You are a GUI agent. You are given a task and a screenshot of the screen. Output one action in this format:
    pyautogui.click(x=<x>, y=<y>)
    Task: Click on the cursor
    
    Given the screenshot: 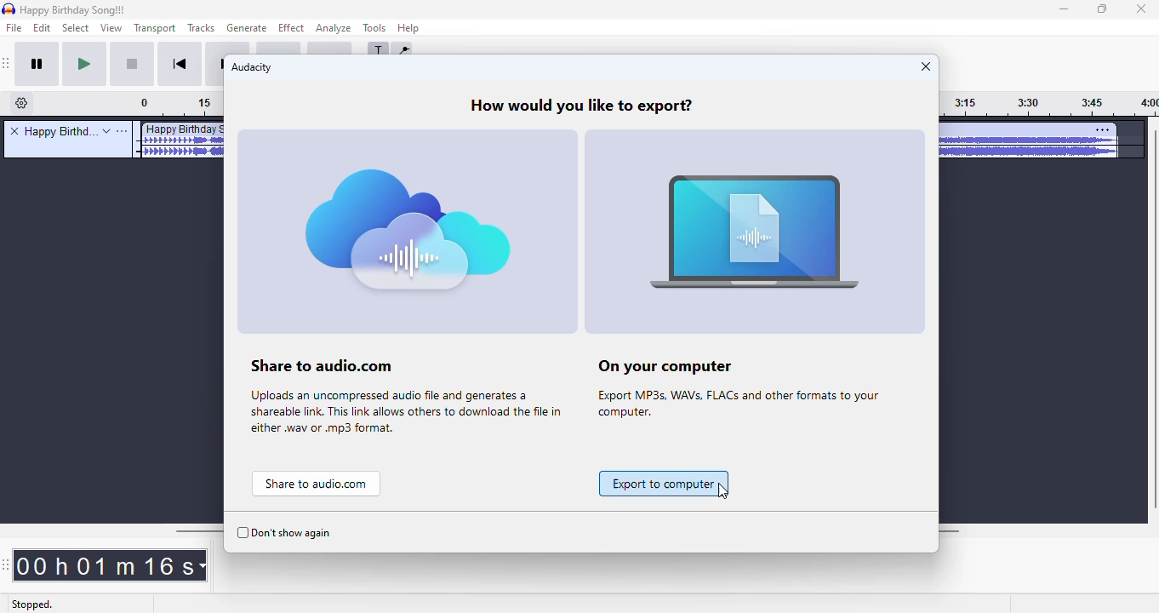 What is the action you would take?
    pyautogui.click(x=723, y=492)
    